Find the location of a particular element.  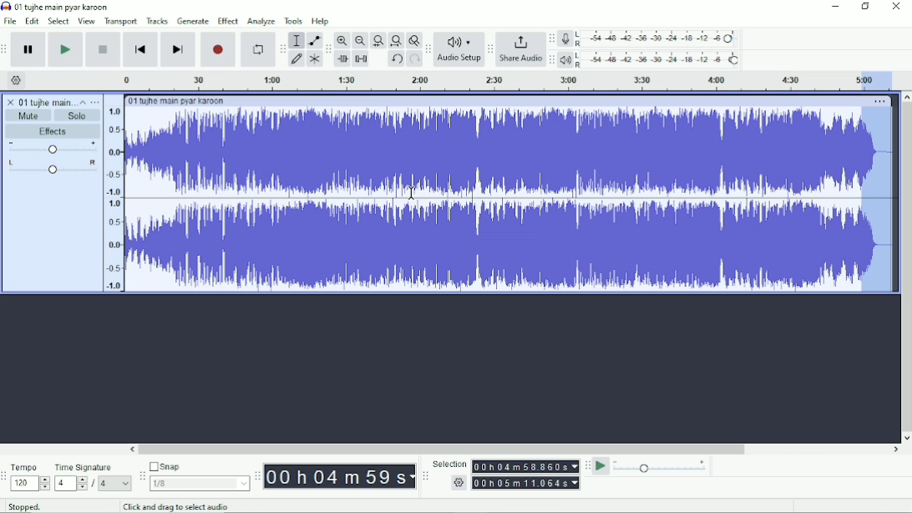

00h00m00.000s is located at coordinates (526, 483).